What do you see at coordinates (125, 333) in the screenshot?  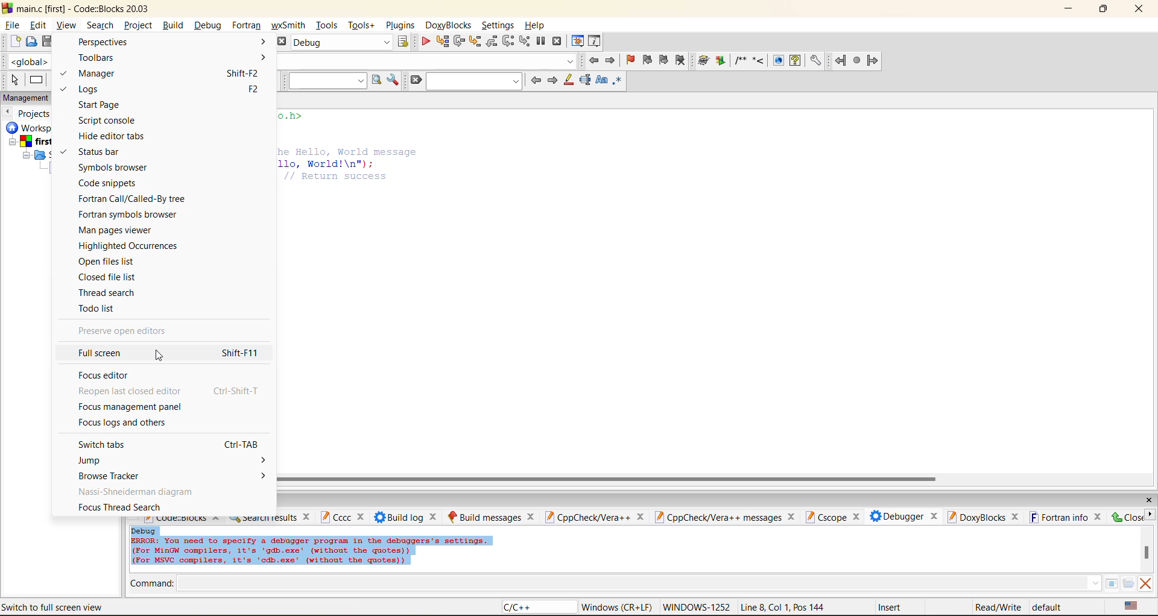 I see `present open editors` at bounding box center [125, 333].